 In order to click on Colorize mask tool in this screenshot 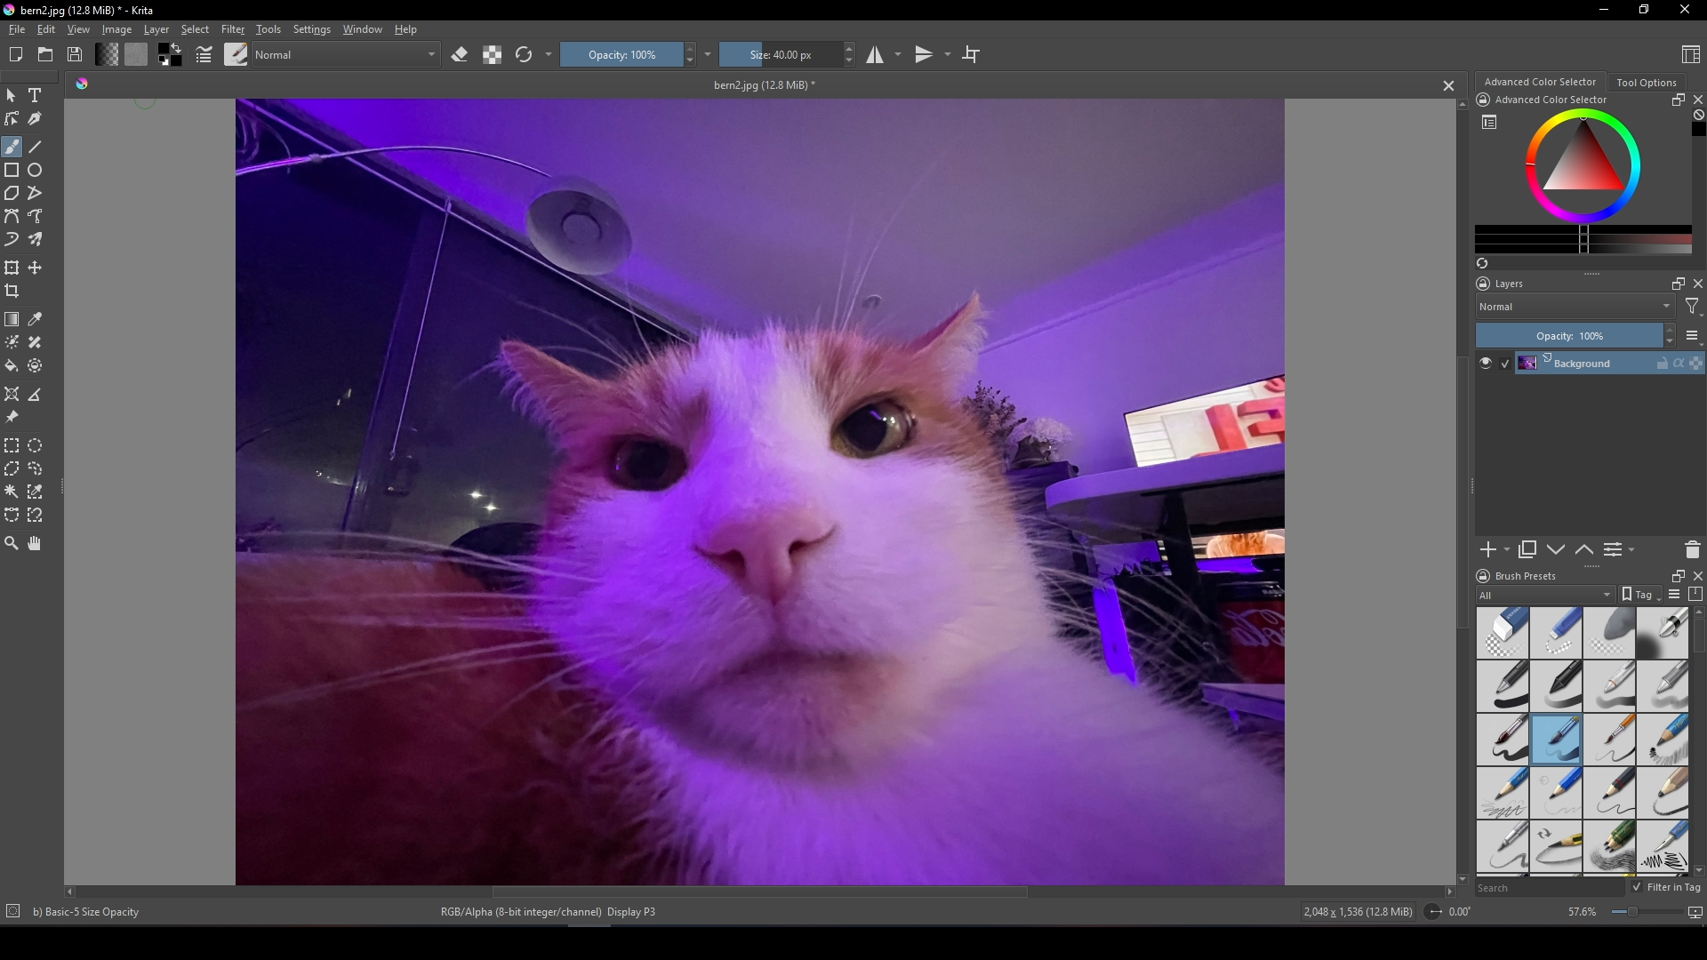, I will do `click(12, 342)`.